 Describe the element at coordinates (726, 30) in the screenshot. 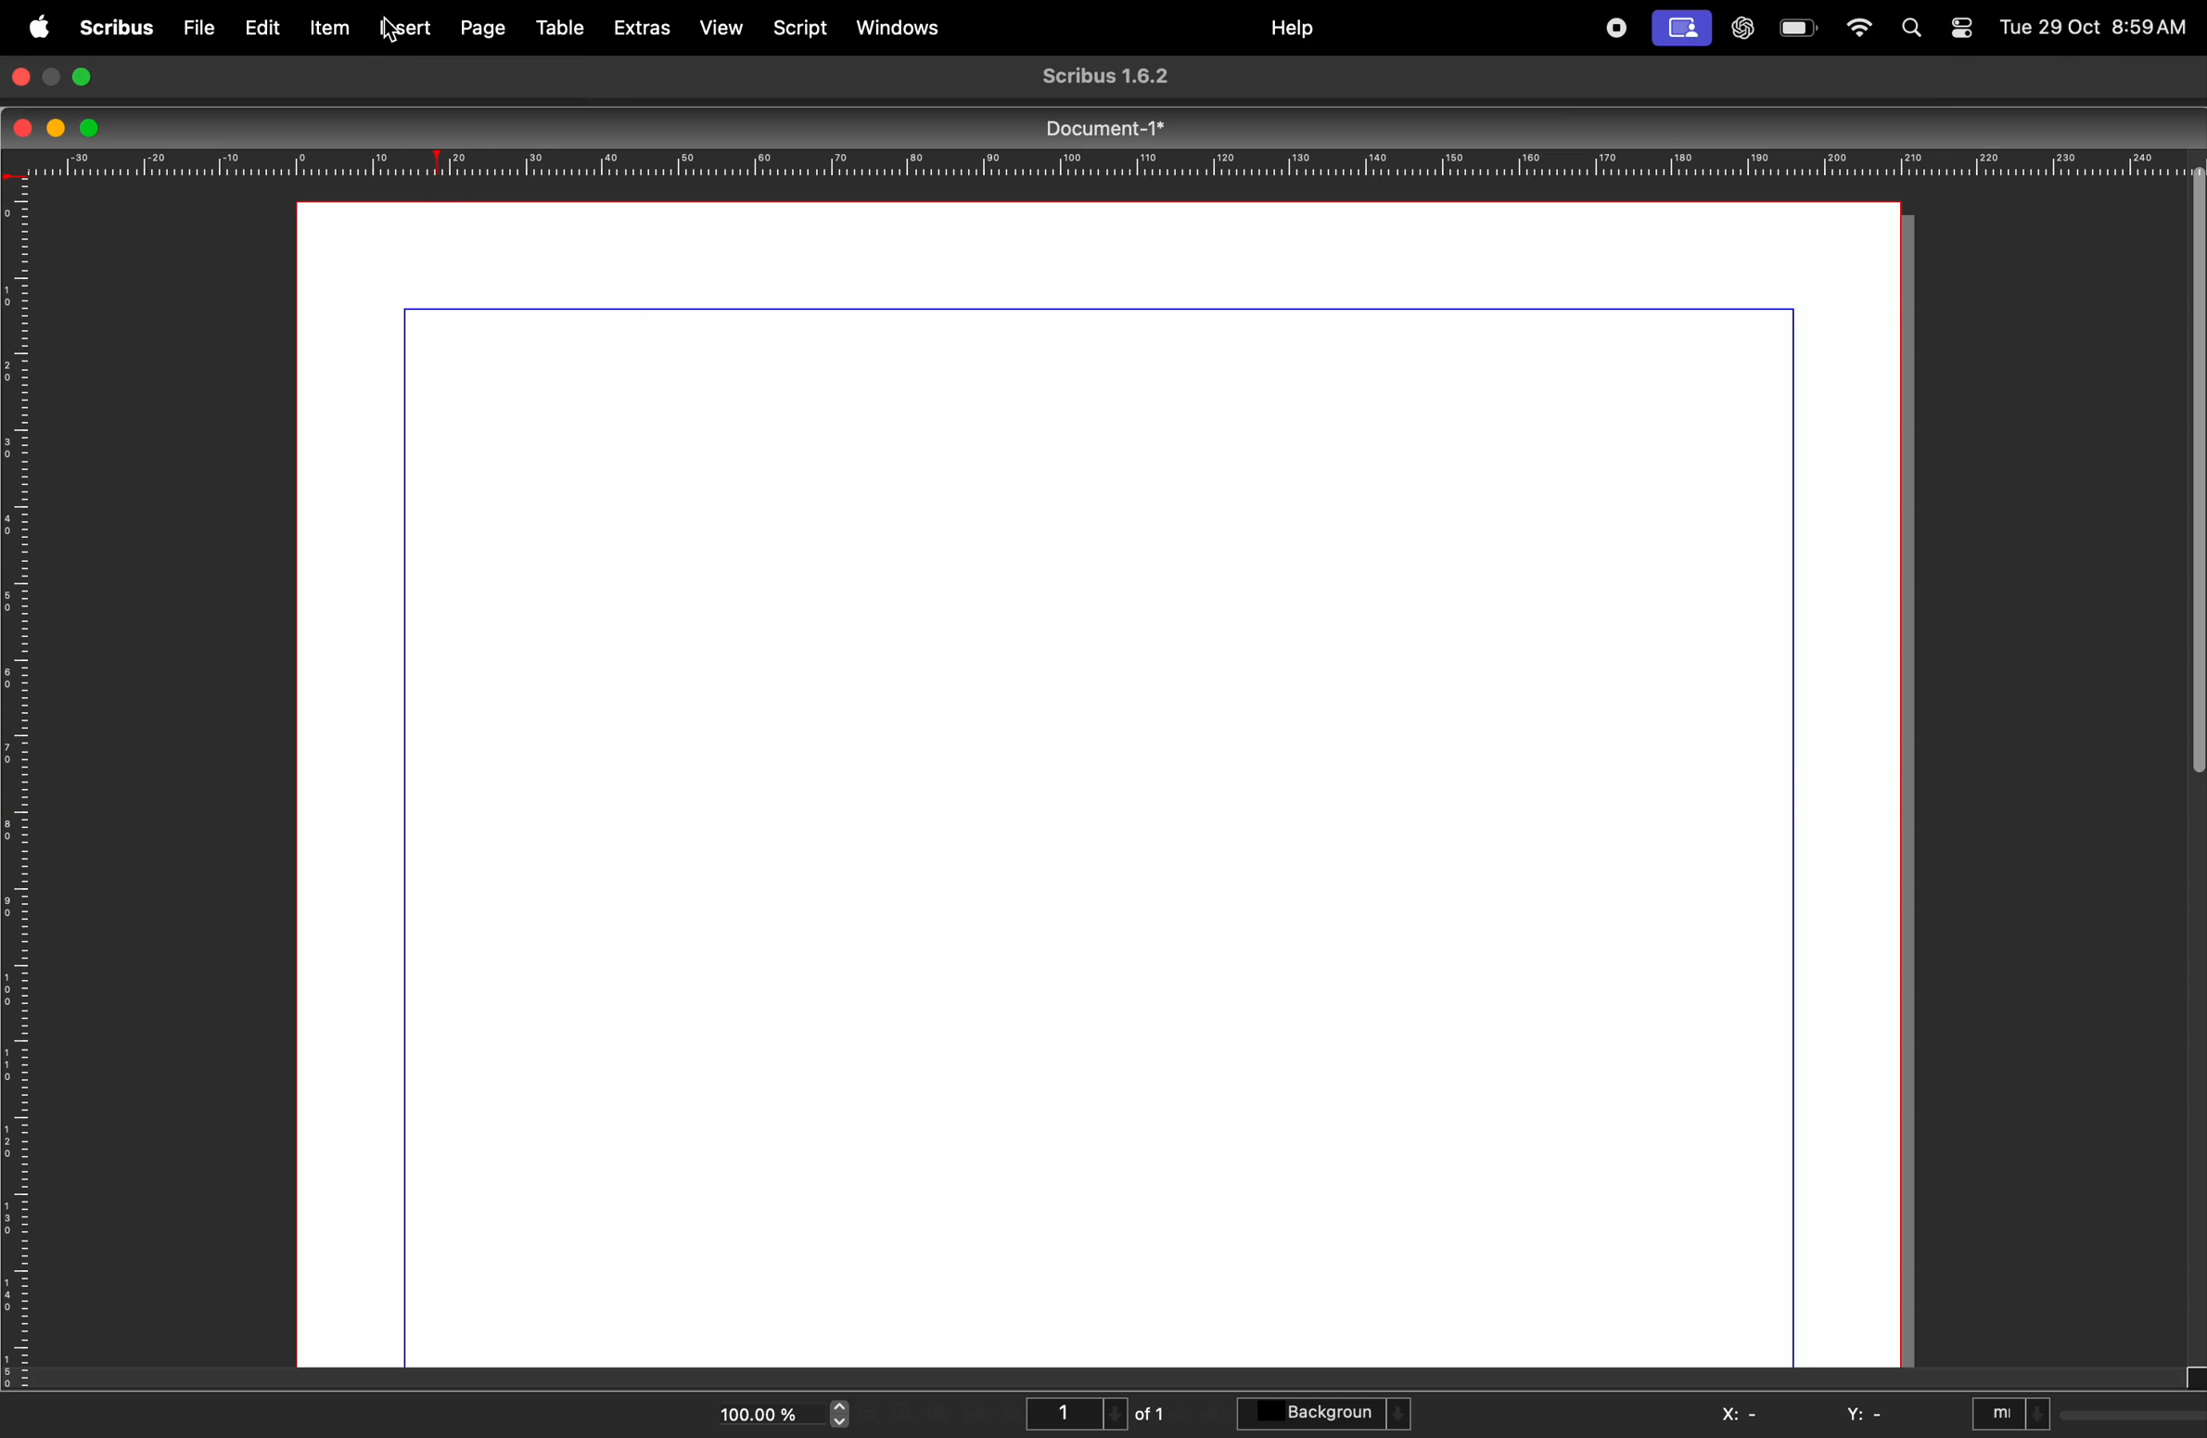

I see `view` at that location.